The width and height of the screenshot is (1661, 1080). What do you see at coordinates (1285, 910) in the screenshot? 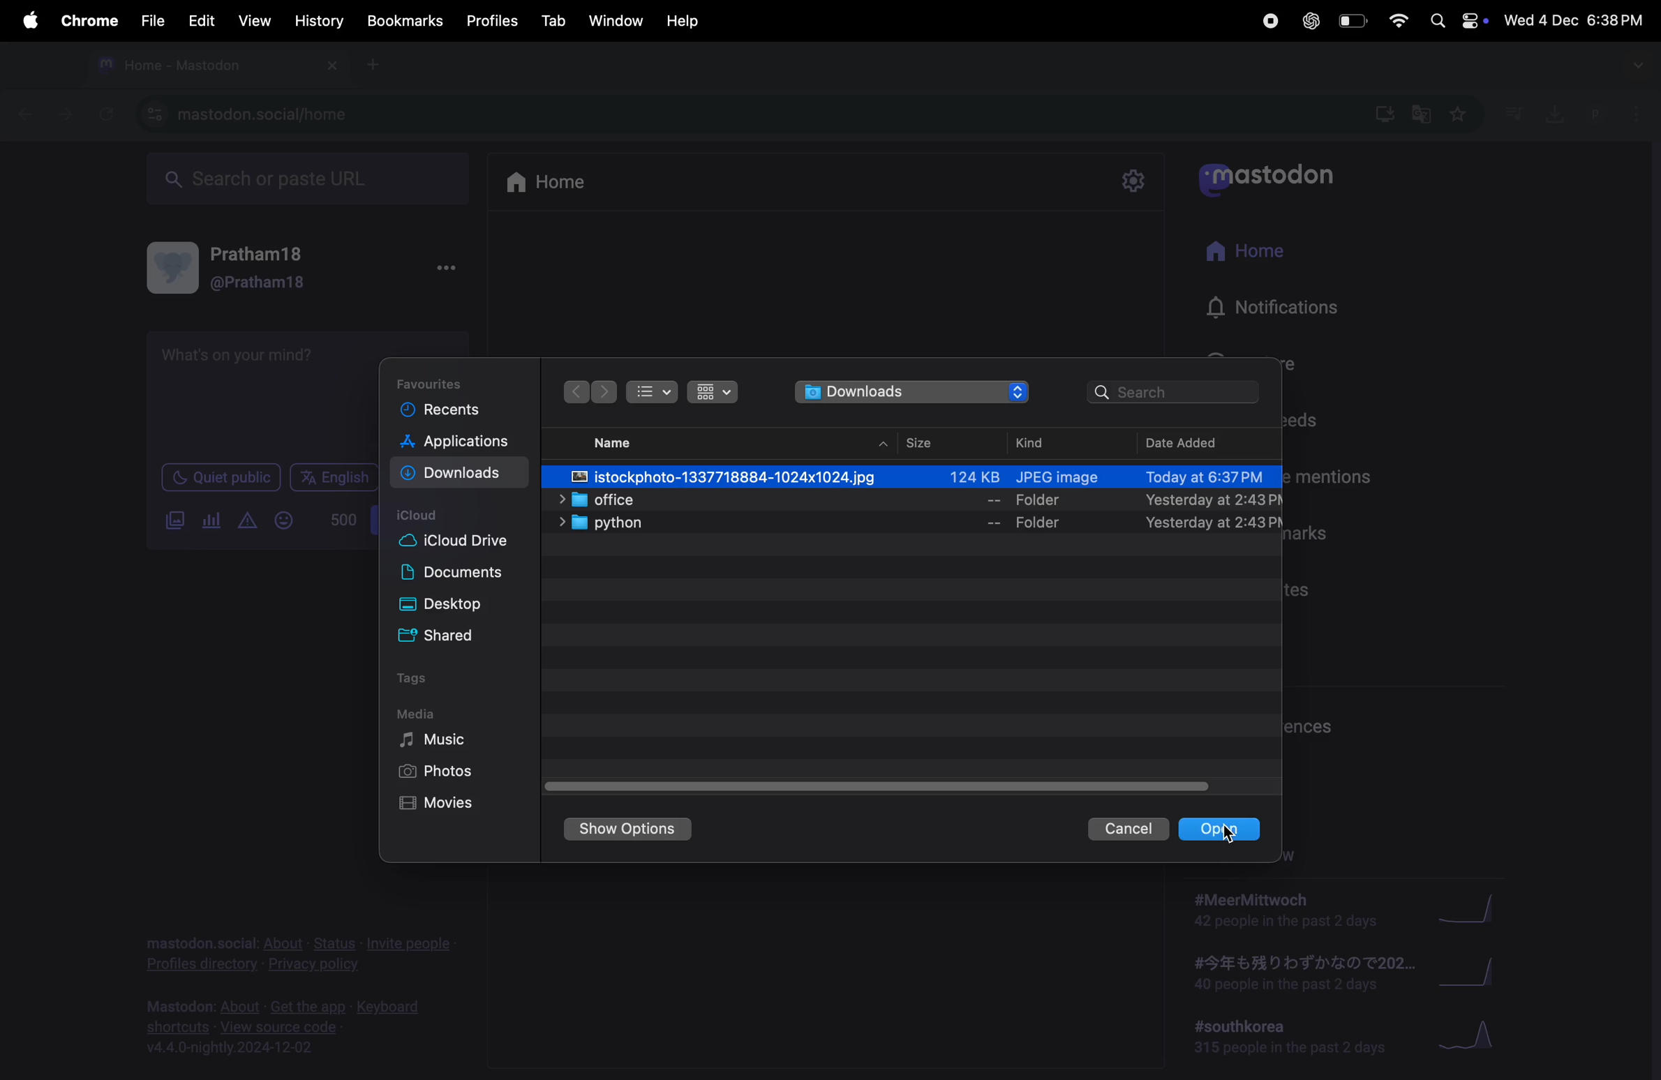
I see `# meermittwoch` at bounding box center [1285, 910].